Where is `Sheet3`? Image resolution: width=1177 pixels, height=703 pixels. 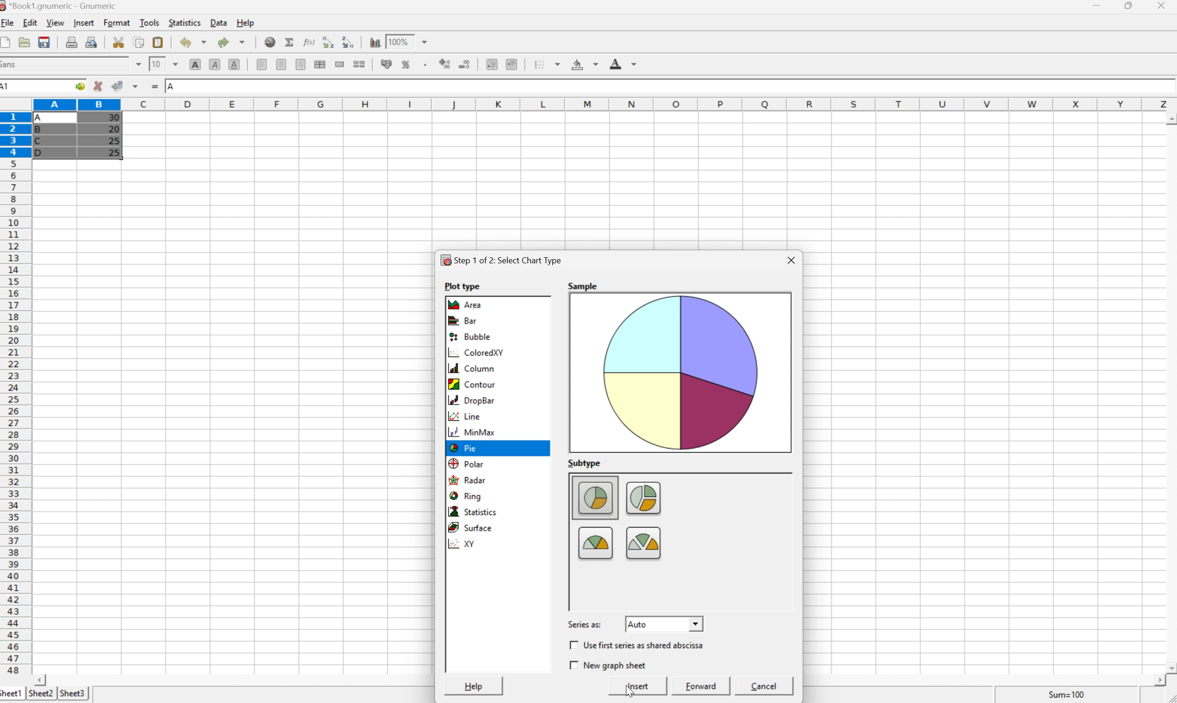
Sheet3 is located at coordinates (73, 692).